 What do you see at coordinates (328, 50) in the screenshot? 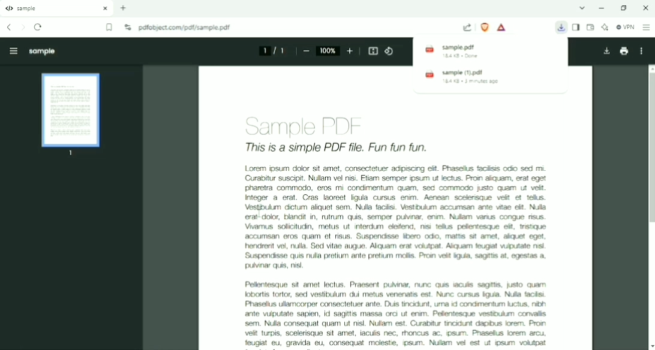
I see `Zoom Percentage` at bounding box center [328, 50].